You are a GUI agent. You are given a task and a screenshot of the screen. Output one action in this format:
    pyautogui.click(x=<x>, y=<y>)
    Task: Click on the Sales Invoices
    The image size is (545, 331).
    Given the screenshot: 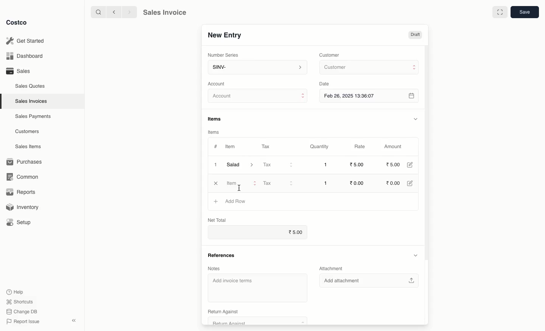 What is the action you would take?
    pyautogui.click(x=31, y=101)
    